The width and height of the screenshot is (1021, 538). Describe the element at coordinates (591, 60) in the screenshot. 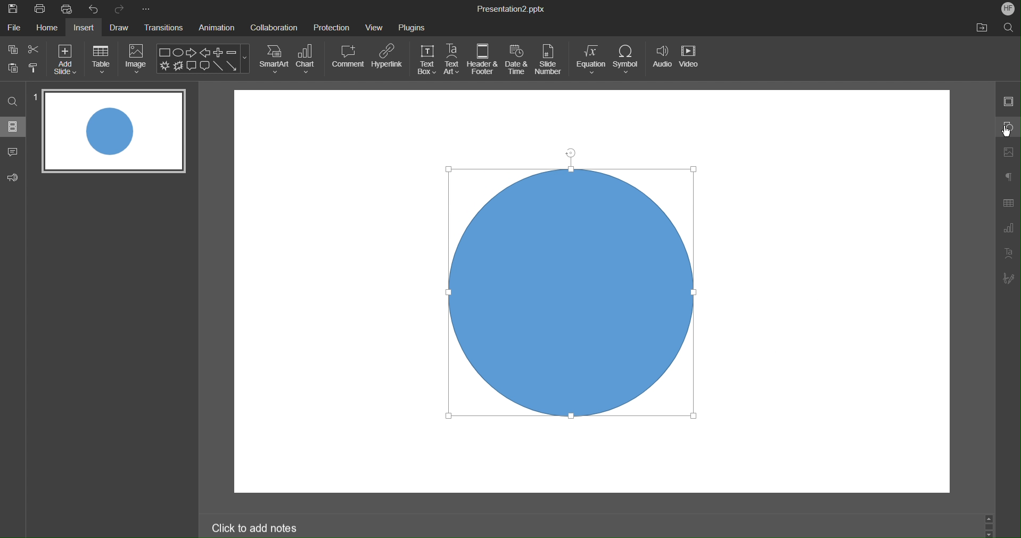

I see `Equation` at that location.